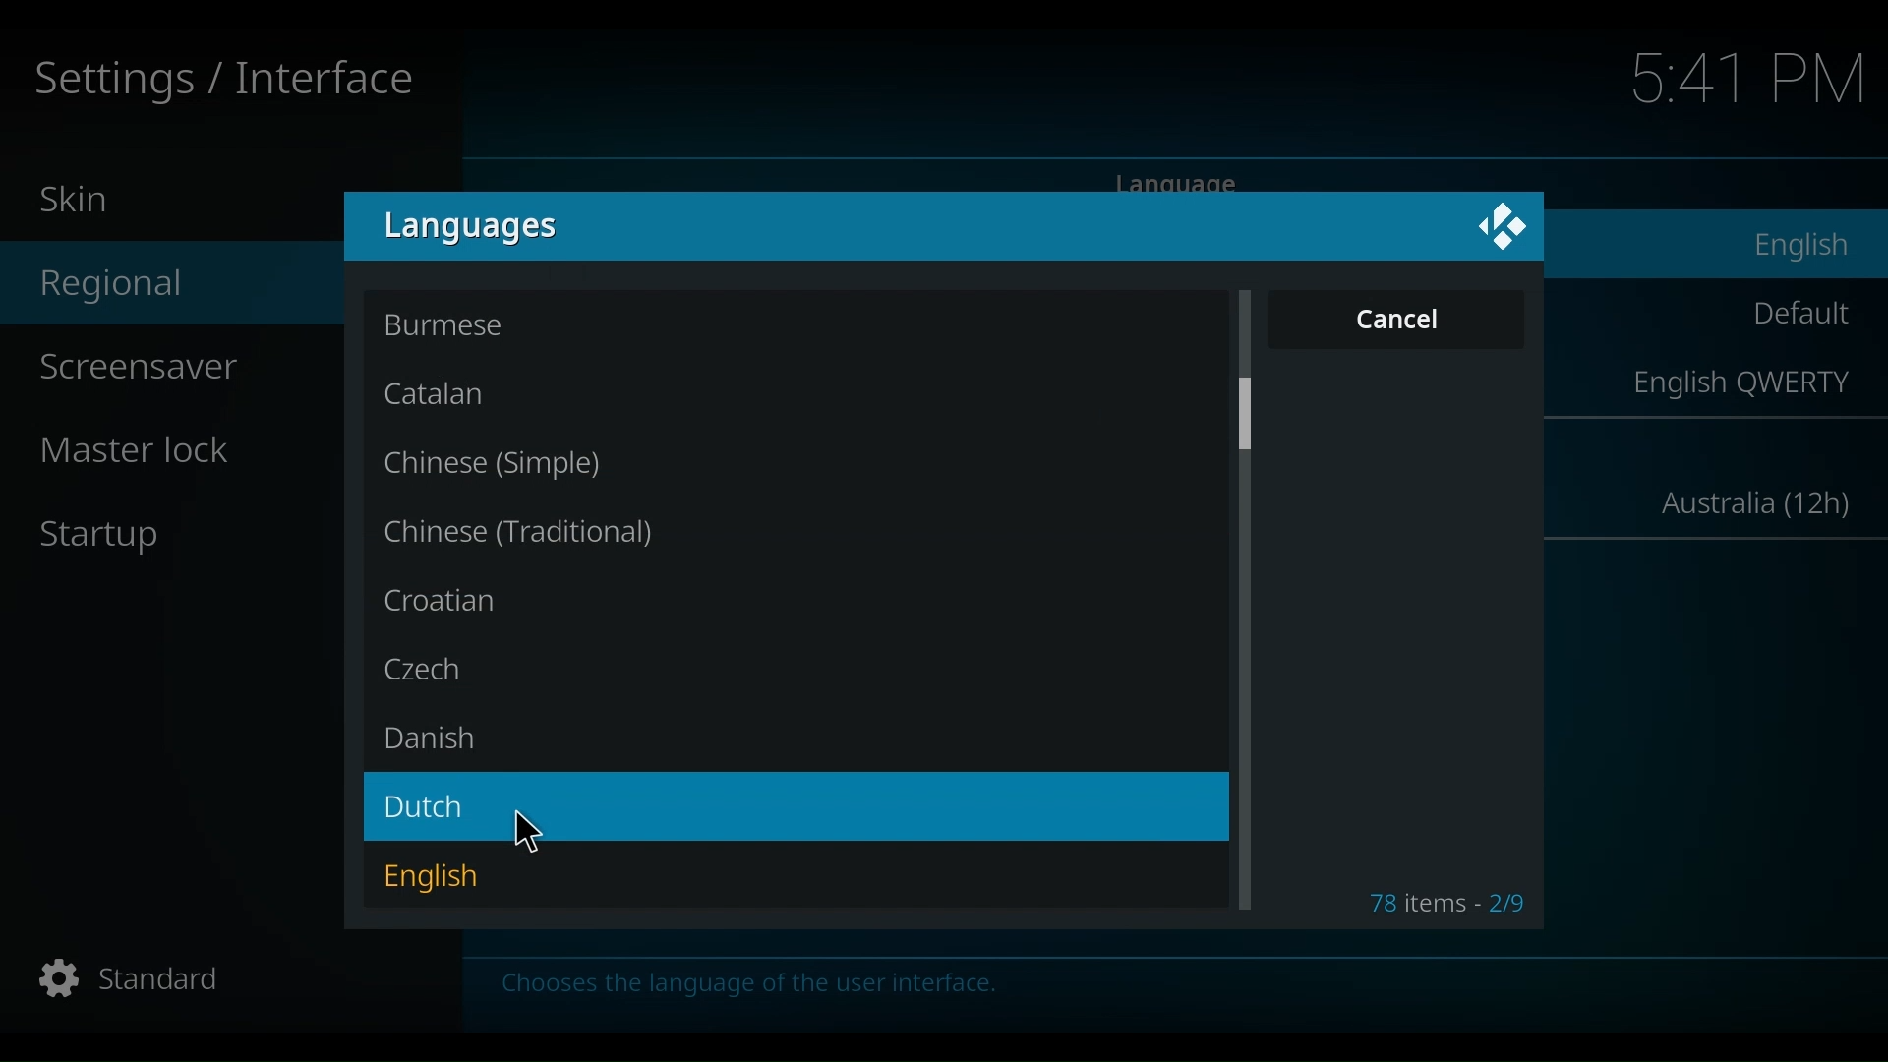 The image size is (1888, 1062). Describe the element at coordinates (1497, 226) in the screenshot. I see `Kido logo` at that location.